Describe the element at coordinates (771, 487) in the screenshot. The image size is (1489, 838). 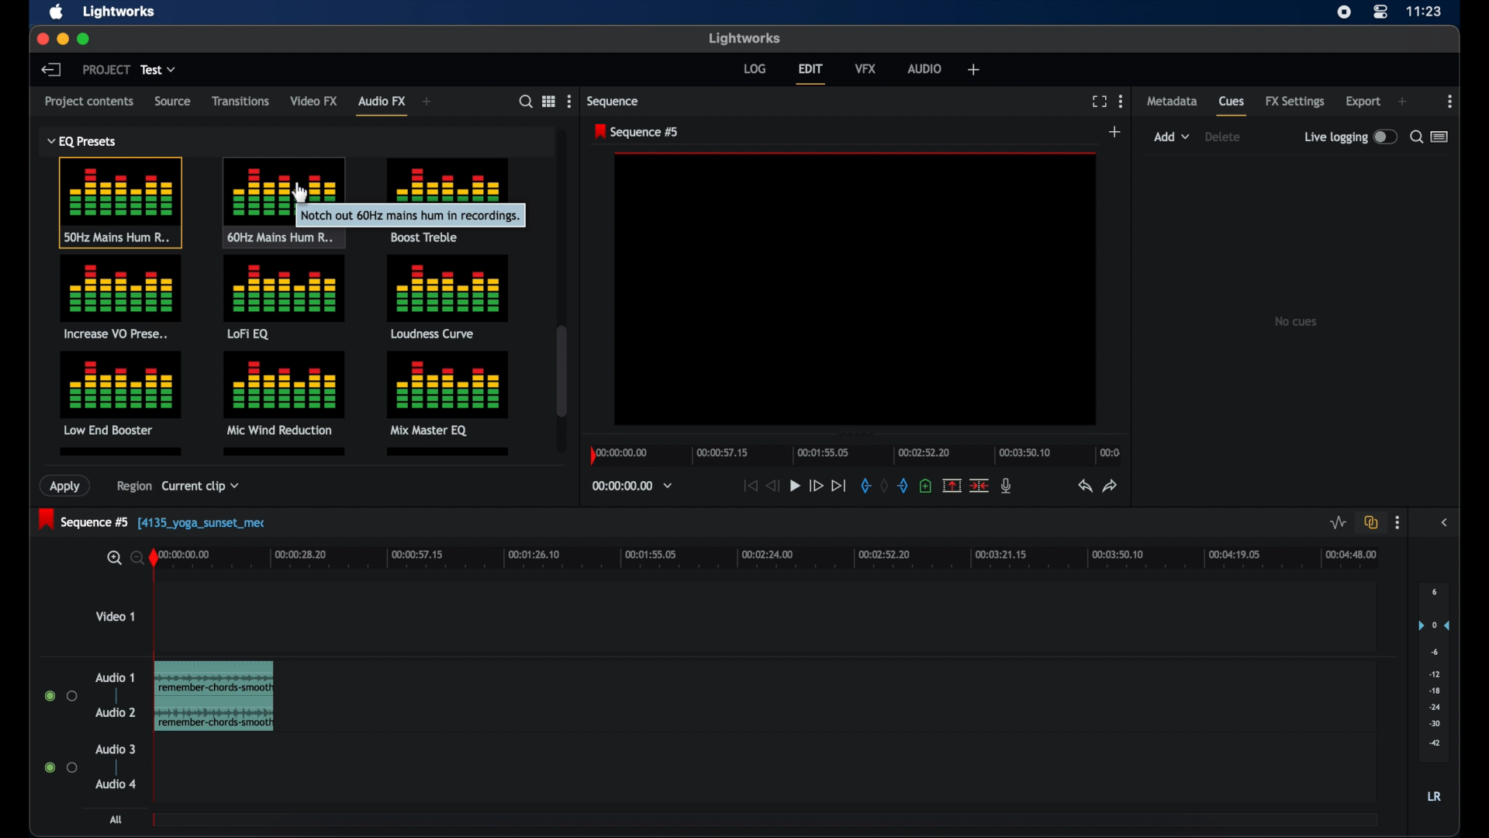
I see `rewind` at that location.